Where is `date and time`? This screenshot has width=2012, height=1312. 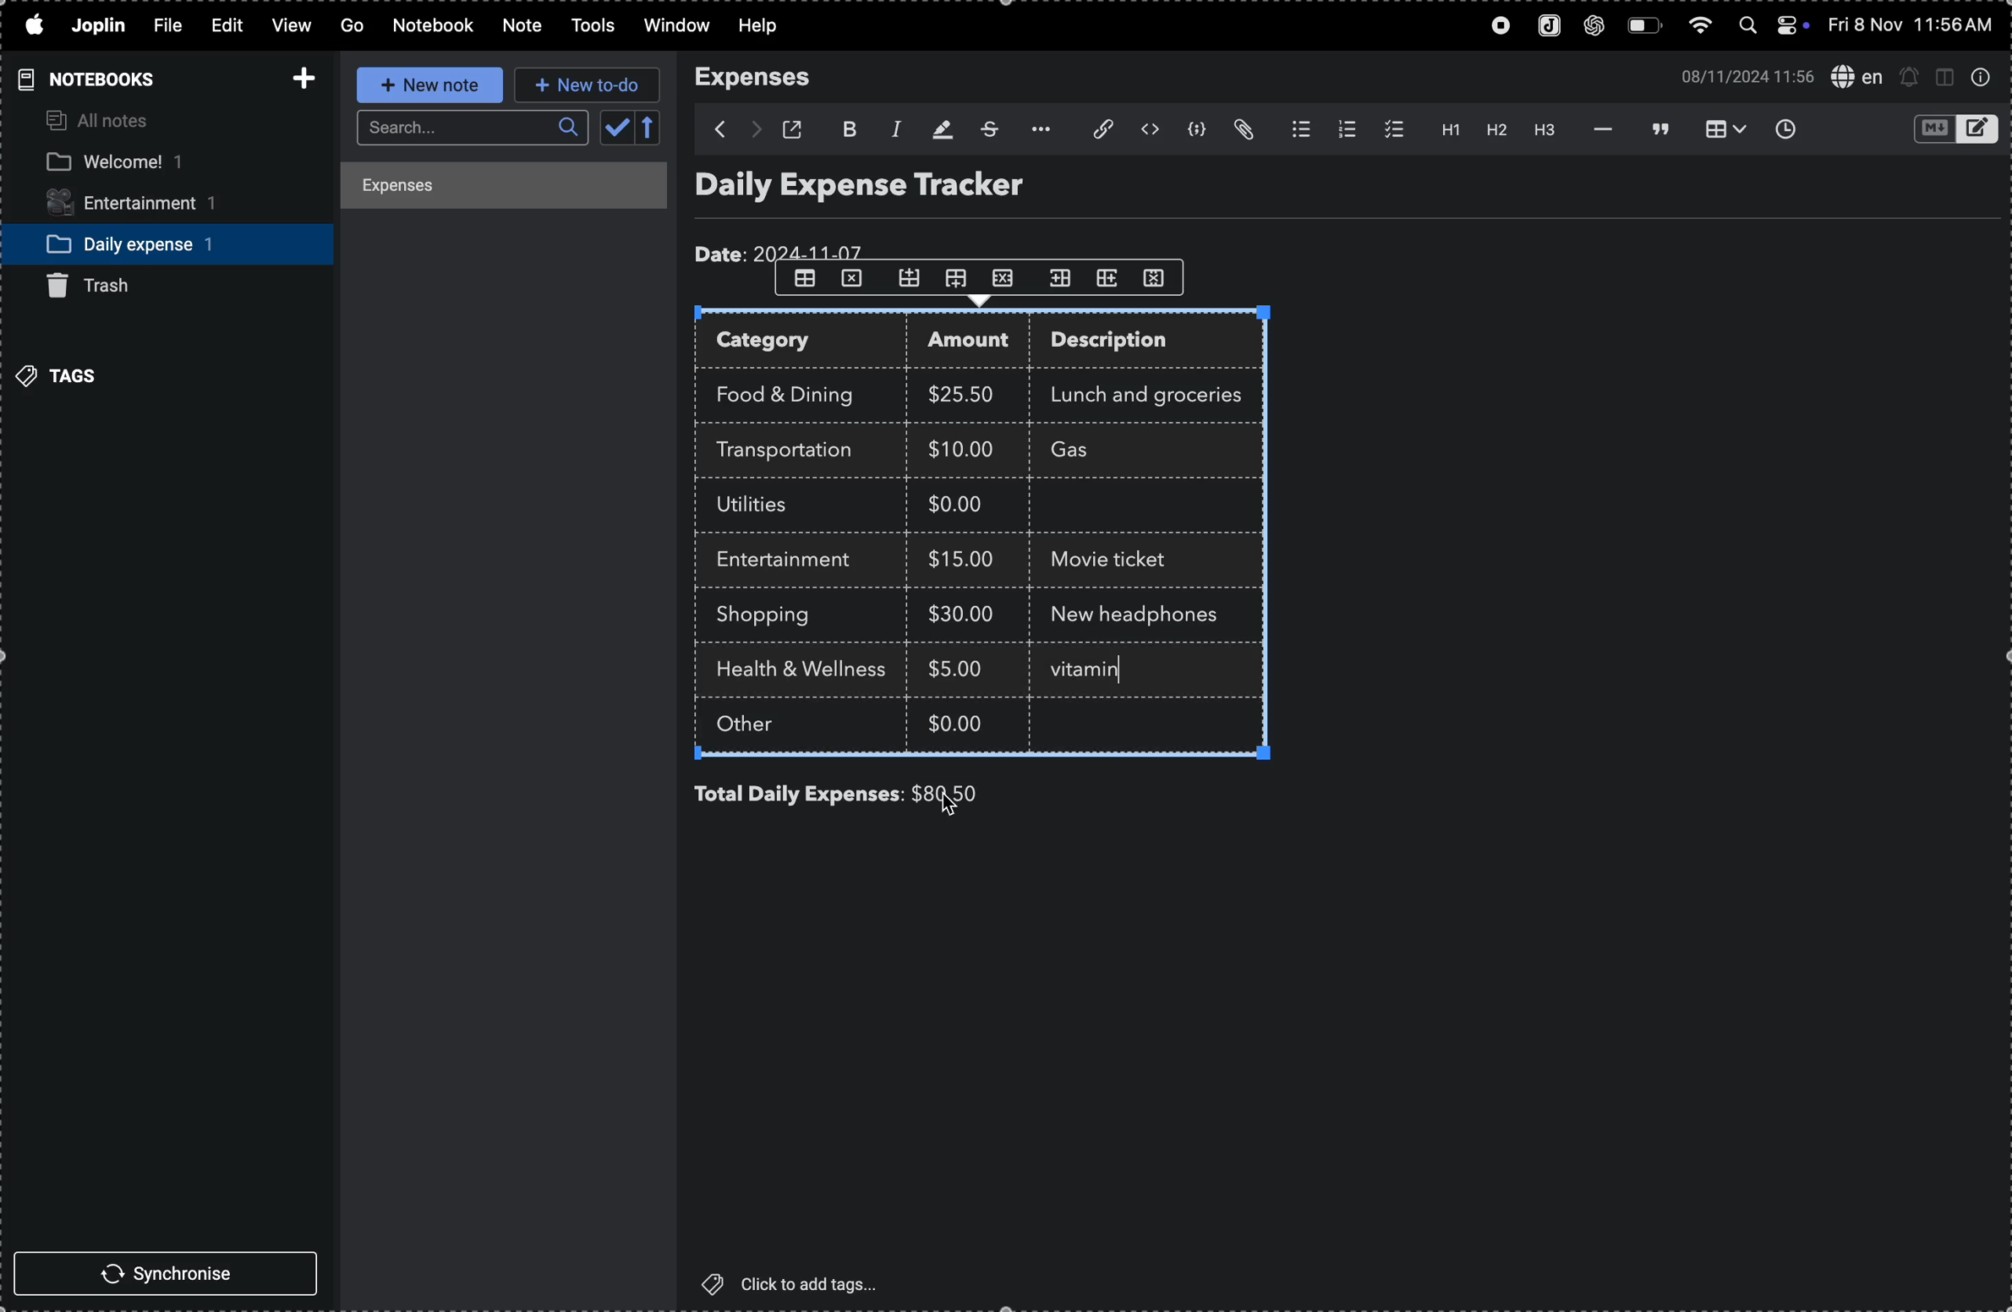 date and time is located at coordinates (1741, 75).